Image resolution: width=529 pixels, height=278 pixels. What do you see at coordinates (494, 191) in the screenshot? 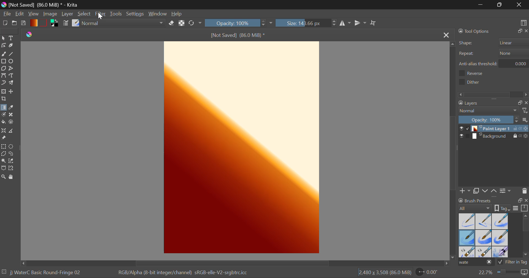
I see `move up` at bounding box center [494, 191].